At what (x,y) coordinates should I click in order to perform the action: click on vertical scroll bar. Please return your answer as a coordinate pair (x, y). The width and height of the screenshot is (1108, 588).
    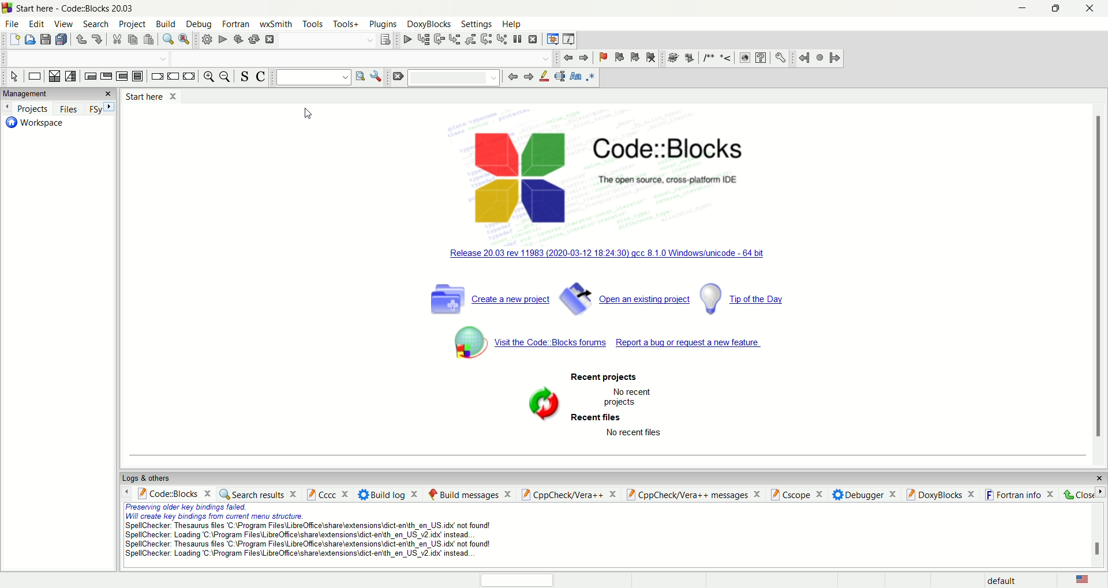
    Looking at the image, I should click on (1095, 535).